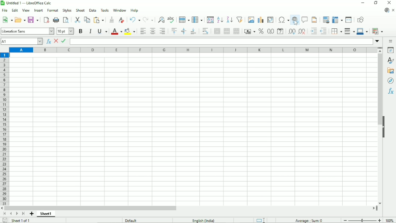 The height and width of the screenshot is (223, 396). I want to click on Update available, so click(387, 10).